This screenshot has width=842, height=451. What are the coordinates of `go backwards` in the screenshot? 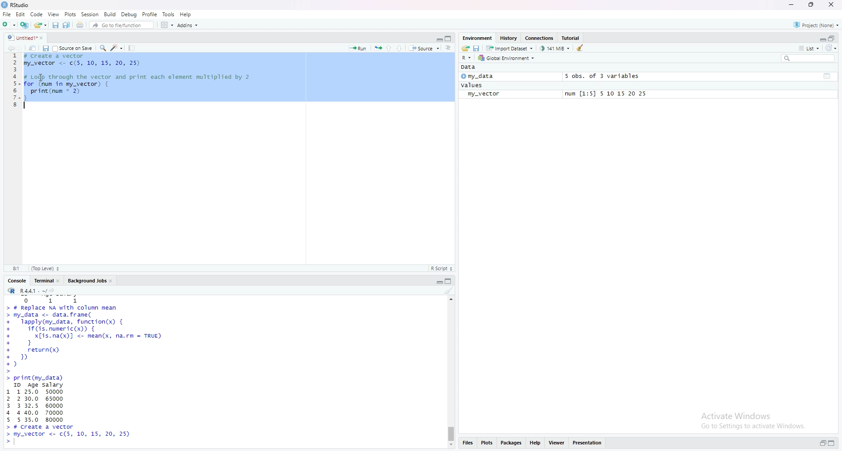 It's located at (10, 49).